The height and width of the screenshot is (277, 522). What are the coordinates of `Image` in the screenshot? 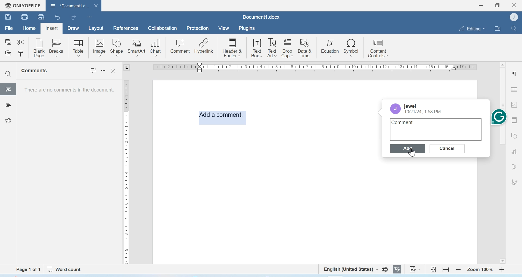 It's located at (99, 48).